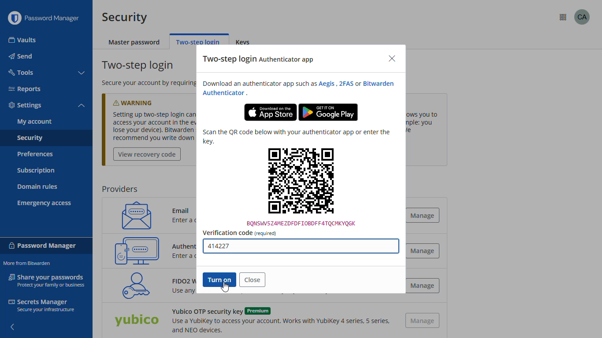  What do you see at coordinates (23, 40) in the screenshot?
I see `vaults` at bounding box center [23, 40].